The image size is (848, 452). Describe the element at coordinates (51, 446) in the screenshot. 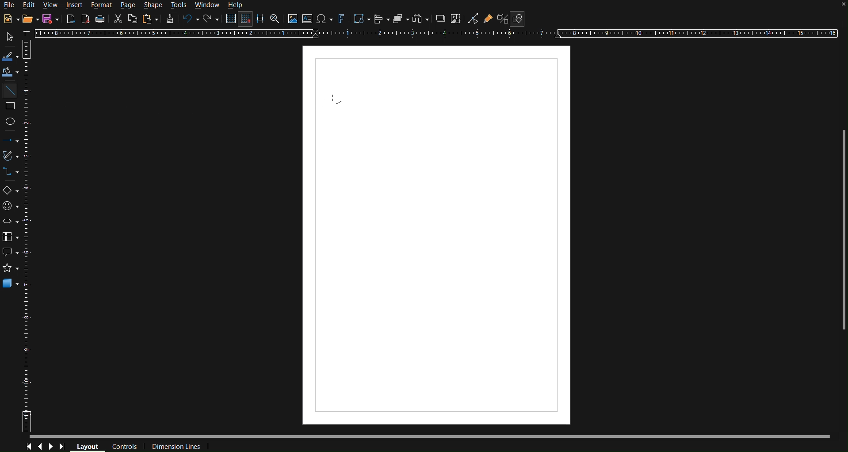

I see `Next` at that location.